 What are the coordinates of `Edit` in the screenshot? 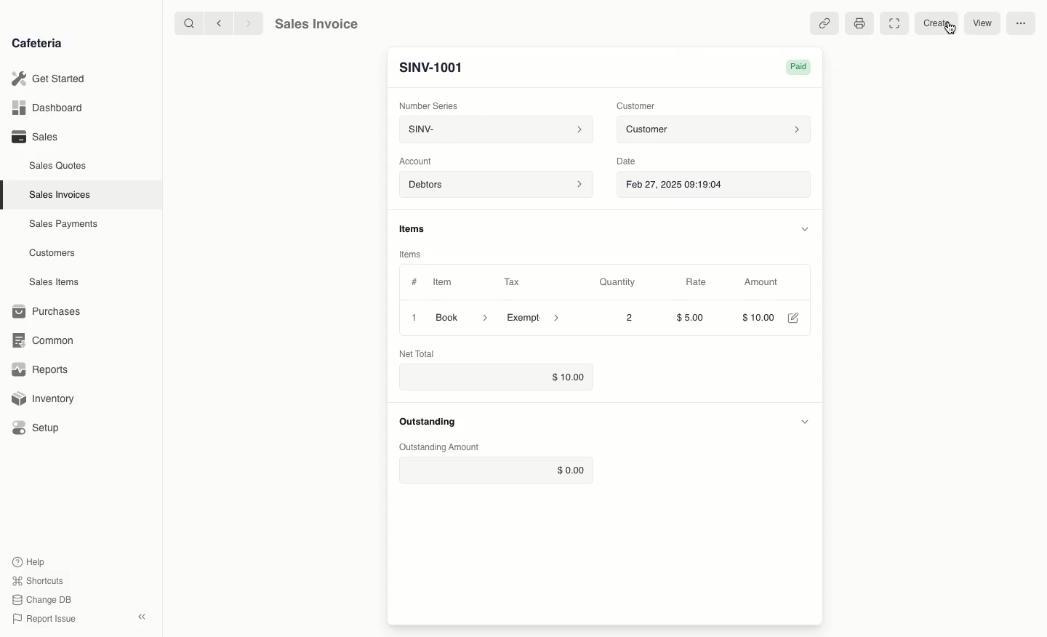 It's located at (793, 318).